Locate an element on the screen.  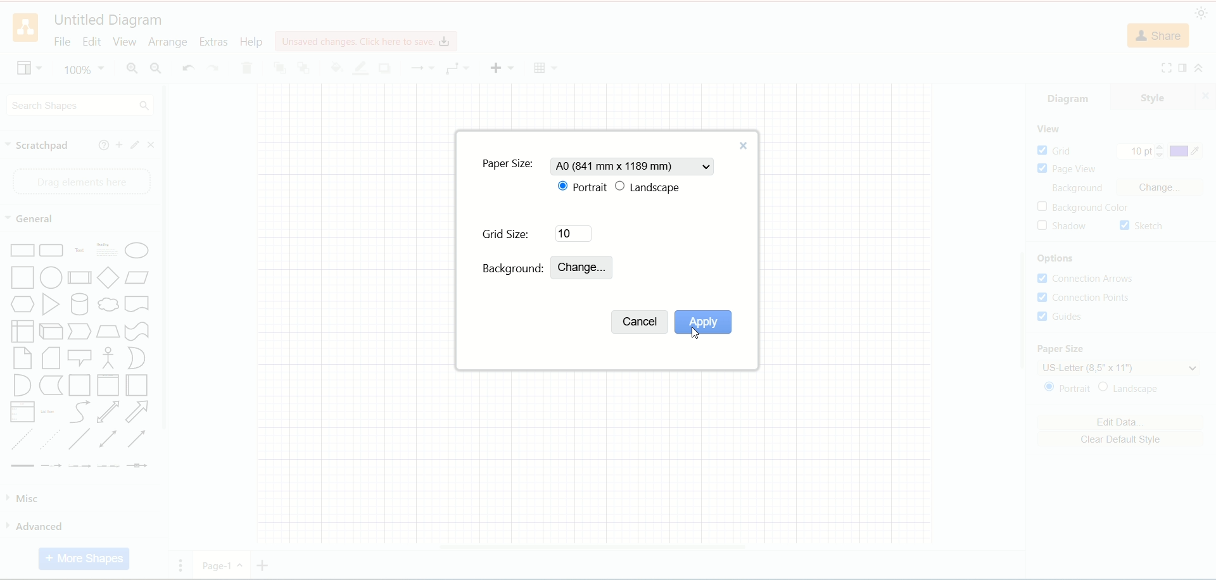
extras is located at coordinates (214, 41).